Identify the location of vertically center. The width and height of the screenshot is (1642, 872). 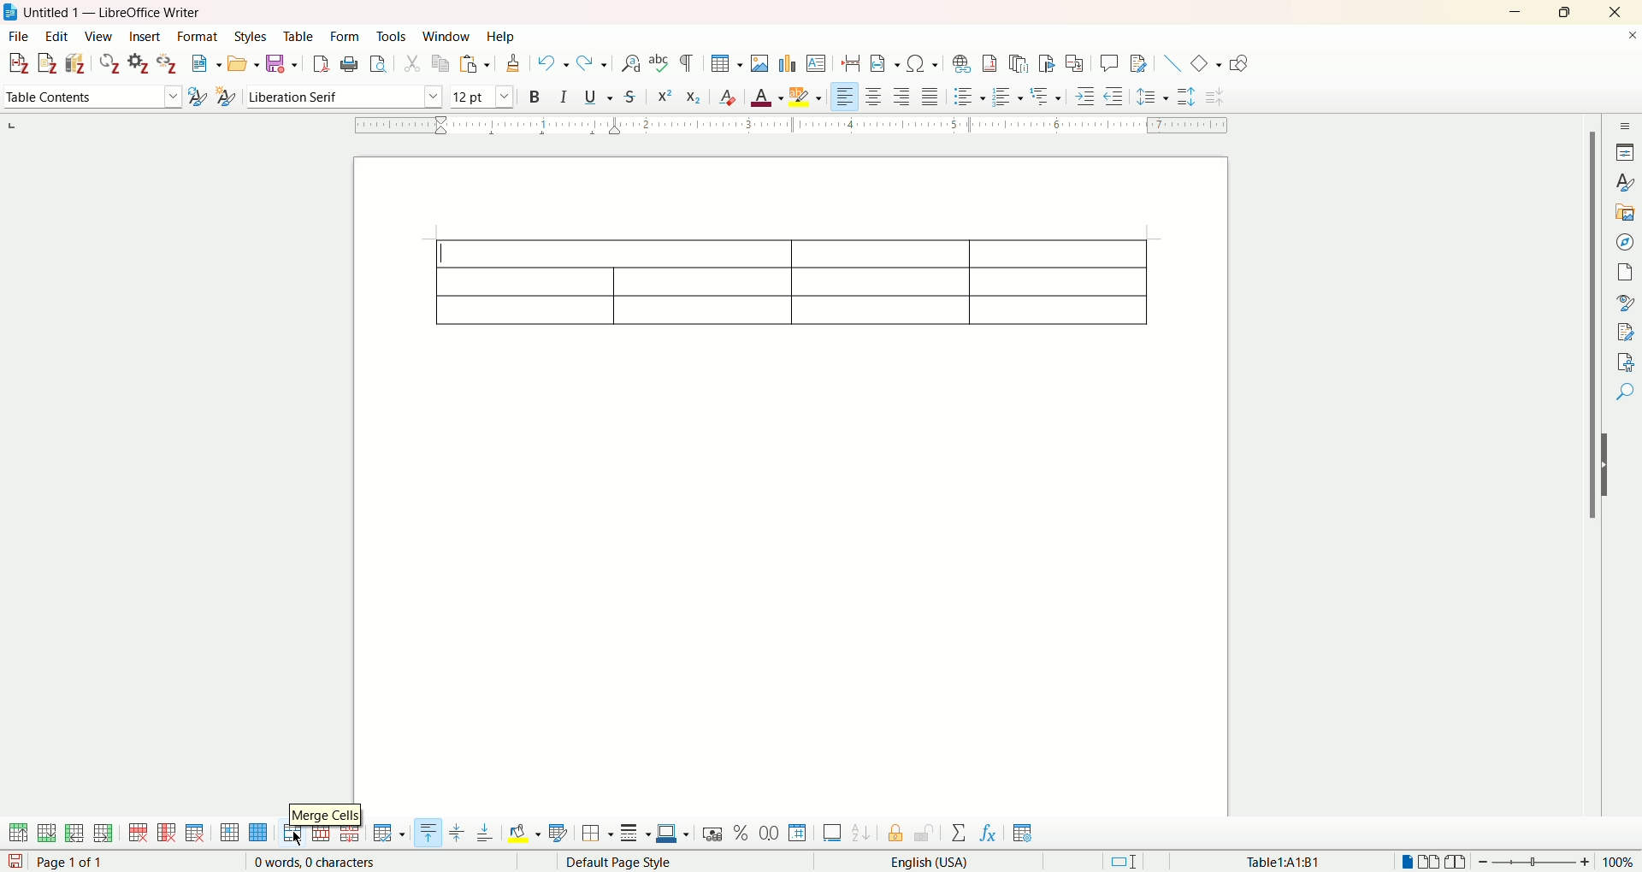
(461, 833).